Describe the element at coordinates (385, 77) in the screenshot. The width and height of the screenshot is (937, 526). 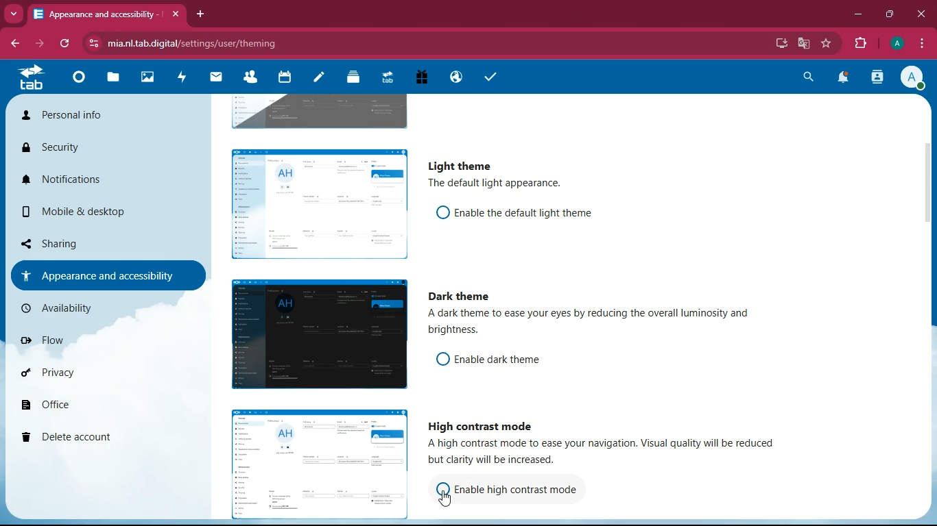
I see `tab` at that location.